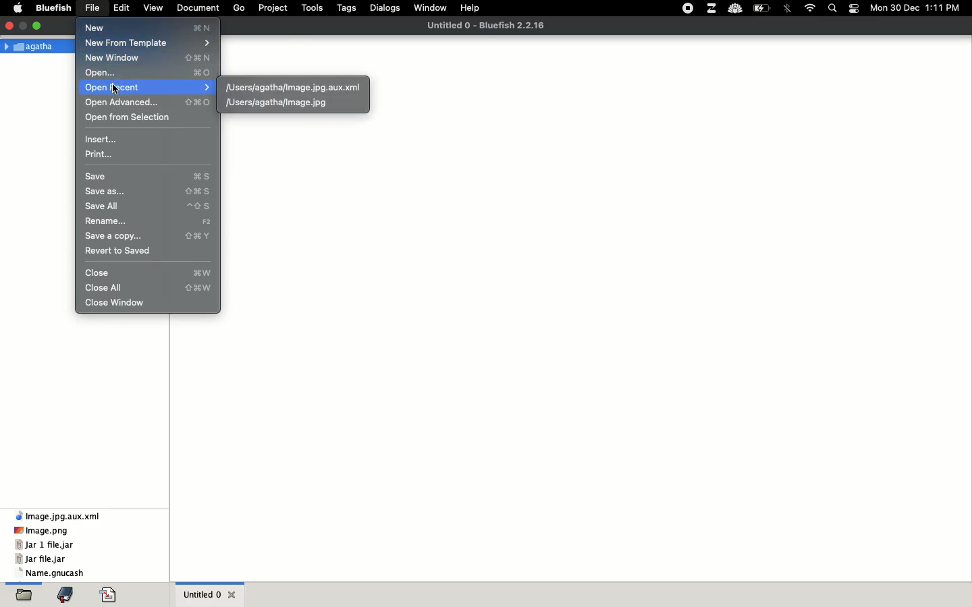 The height and width of the screenshot is (607, 972). Describe the element at coordinates (433, 6) in the screenshot. I see `window` at that location.